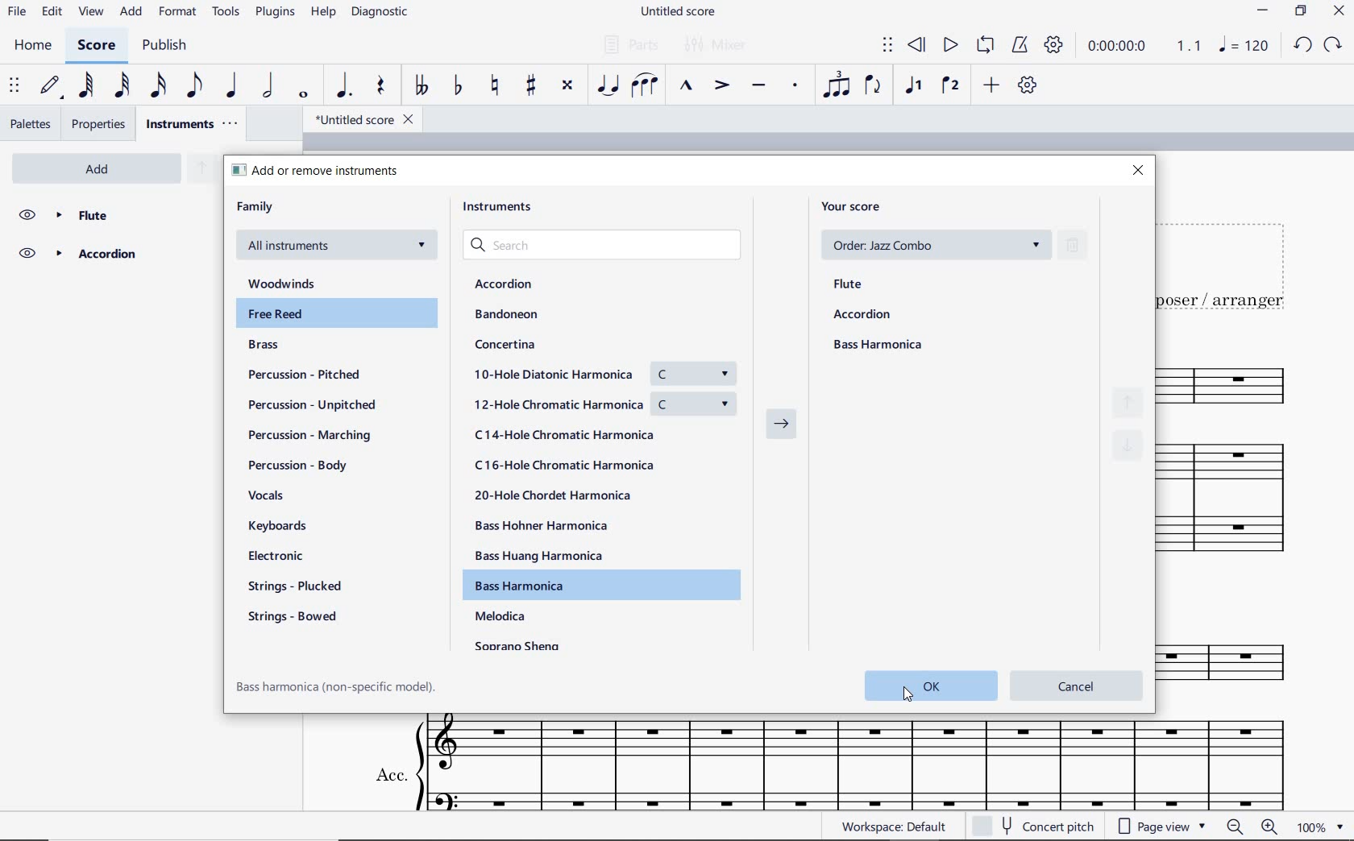  Describe the element at coordinates (92, 11) in the screenshot. I see `VIEW` at that location.